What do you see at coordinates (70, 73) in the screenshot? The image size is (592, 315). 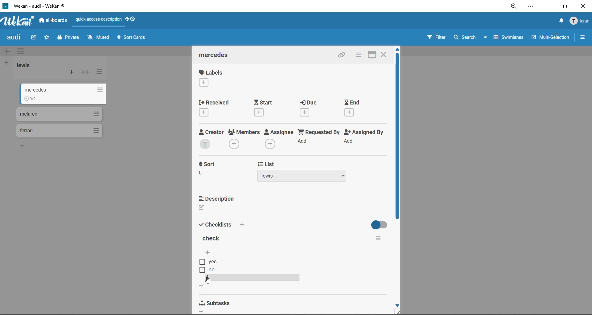 I see `add card` at bounding box center [70, 73].